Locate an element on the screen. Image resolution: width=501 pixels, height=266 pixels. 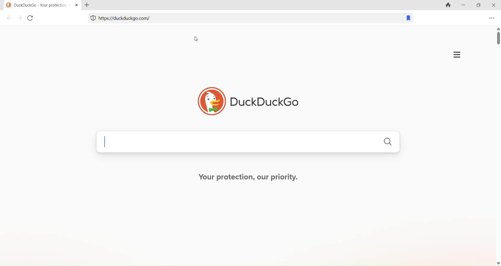
close is located at coordinates (493, 5).